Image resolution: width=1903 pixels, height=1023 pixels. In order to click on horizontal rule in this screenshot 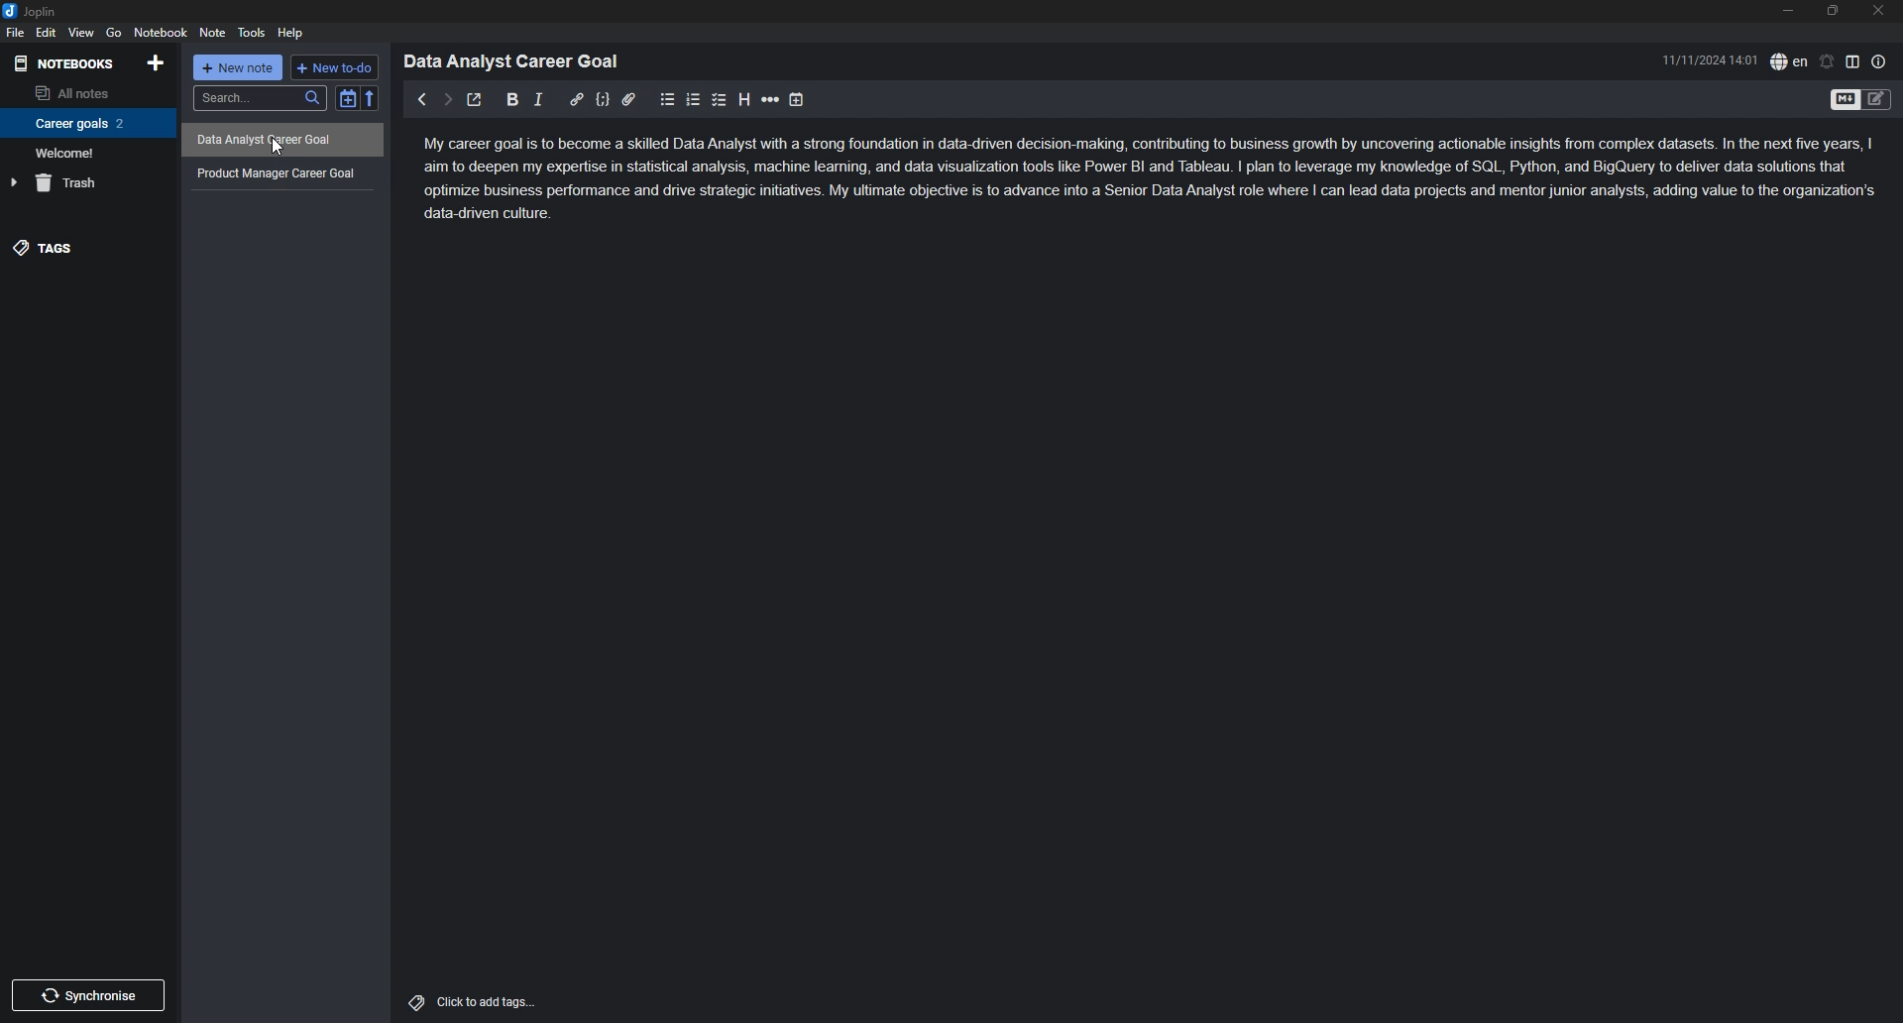, I will do `click(770, 100)`.